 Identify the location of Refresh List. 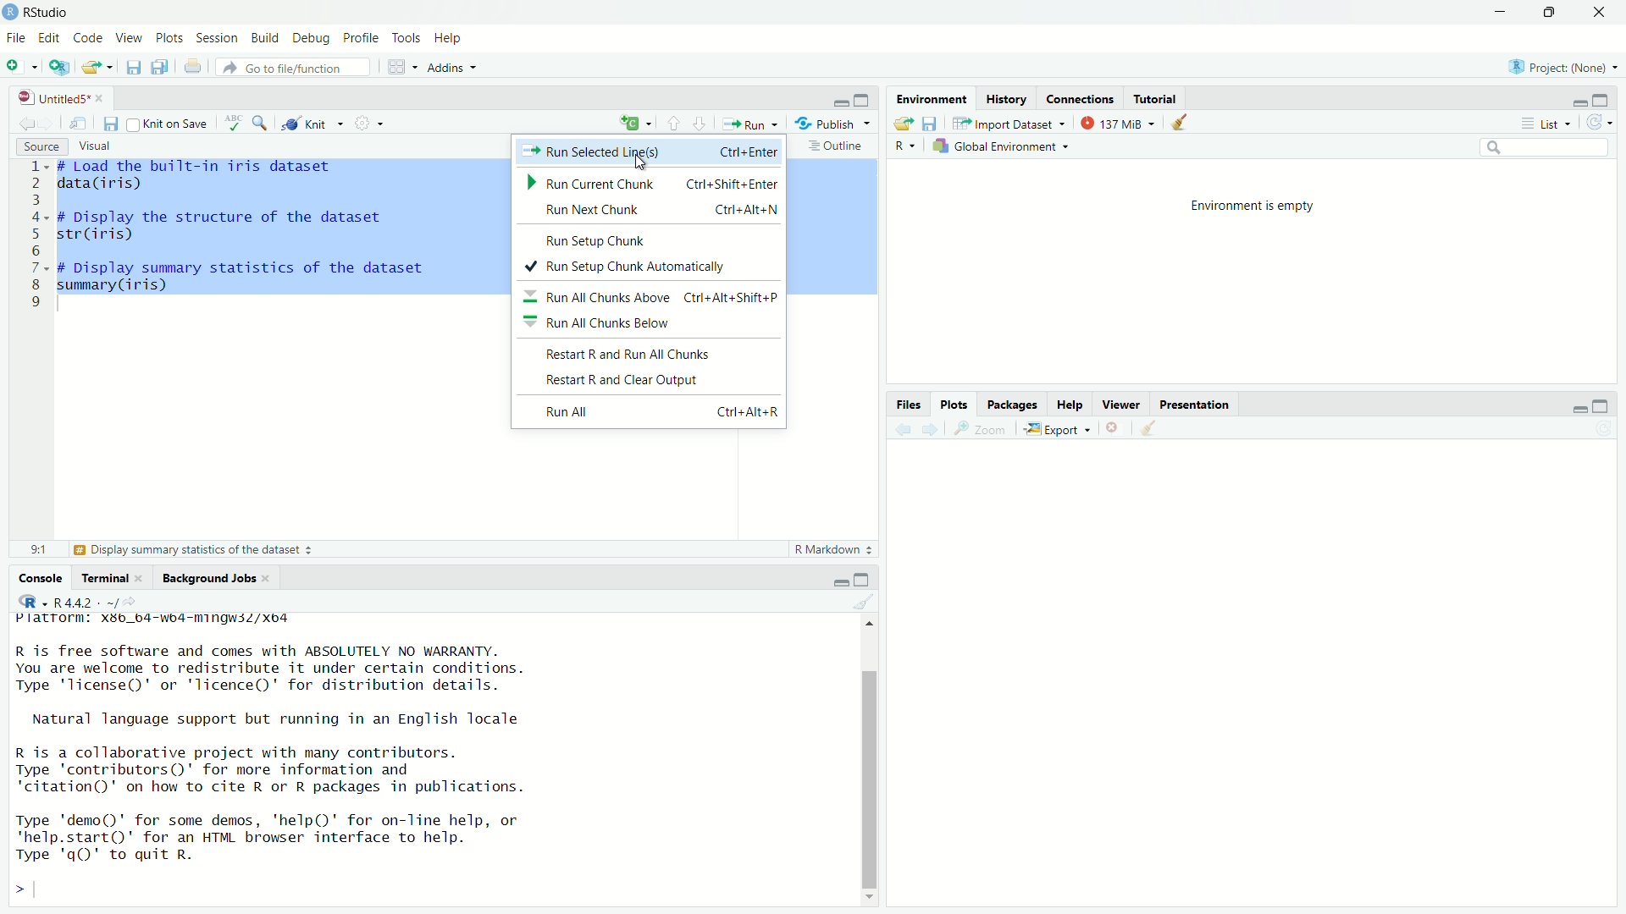
(1603, 428).